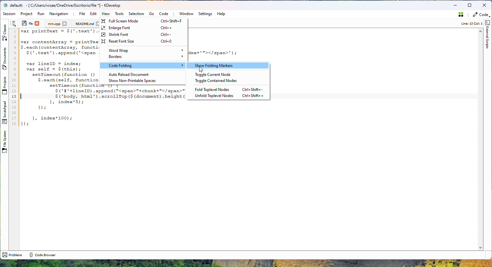 The image size is (492, 267). What do you see at coordinates (230, 89) in the screenshot?
I see `Fold Top Level Nodes` at bounding box center [230, 89].